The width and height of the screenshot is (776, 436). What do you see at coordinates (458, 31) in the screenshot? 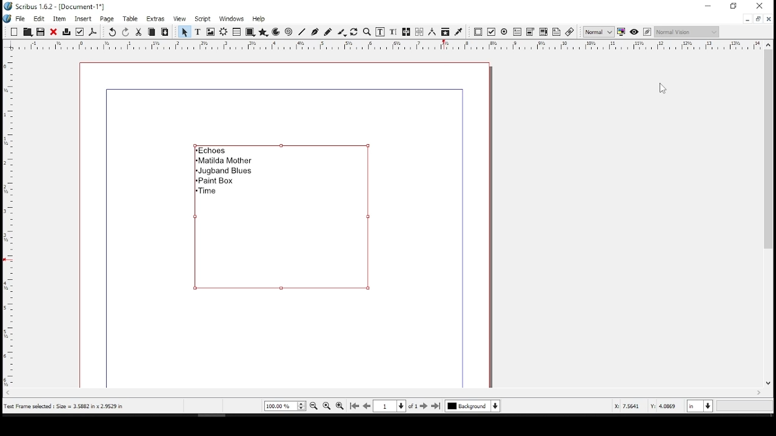
I see `eye dropper` at bounding box center [458, 31].